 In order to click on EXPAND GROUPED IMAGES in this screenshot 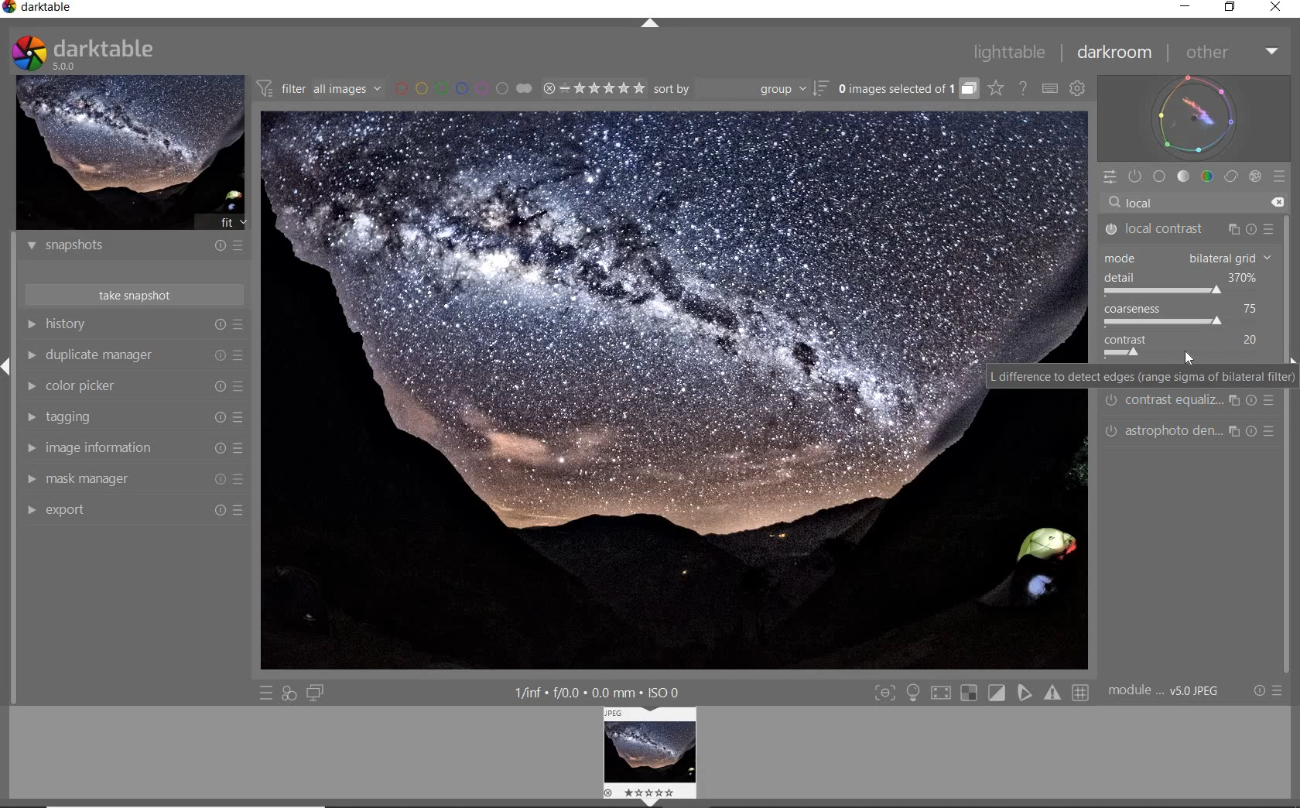, I will do `click(907, 90)`.